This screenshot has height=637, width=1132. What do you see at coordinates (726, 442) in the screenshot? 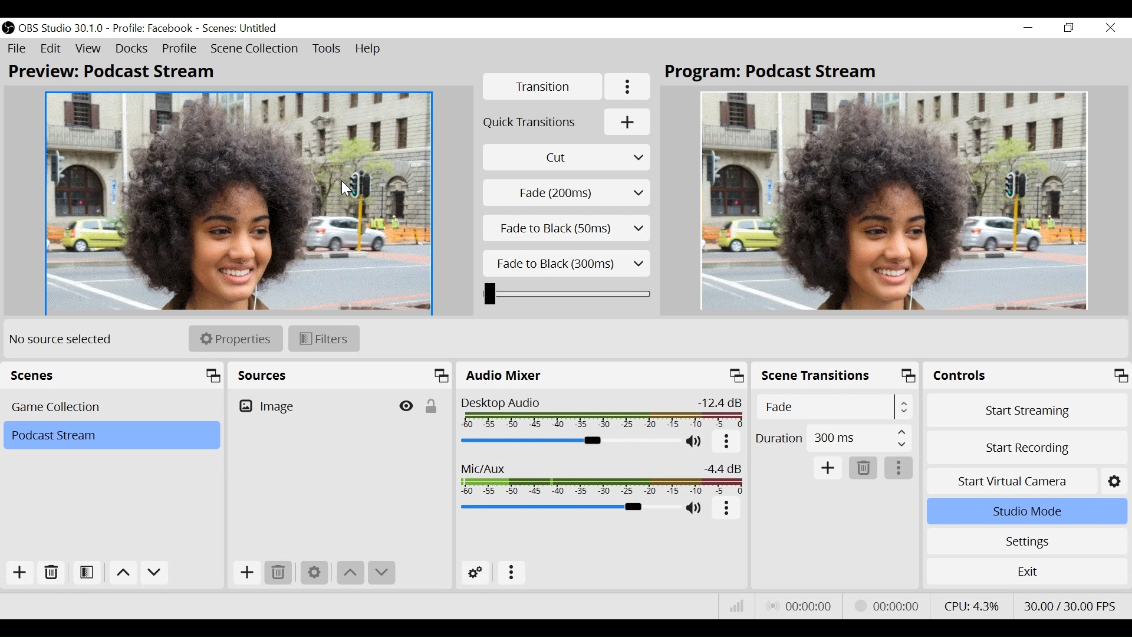
I see `more options` at bounding box center [726, 442].